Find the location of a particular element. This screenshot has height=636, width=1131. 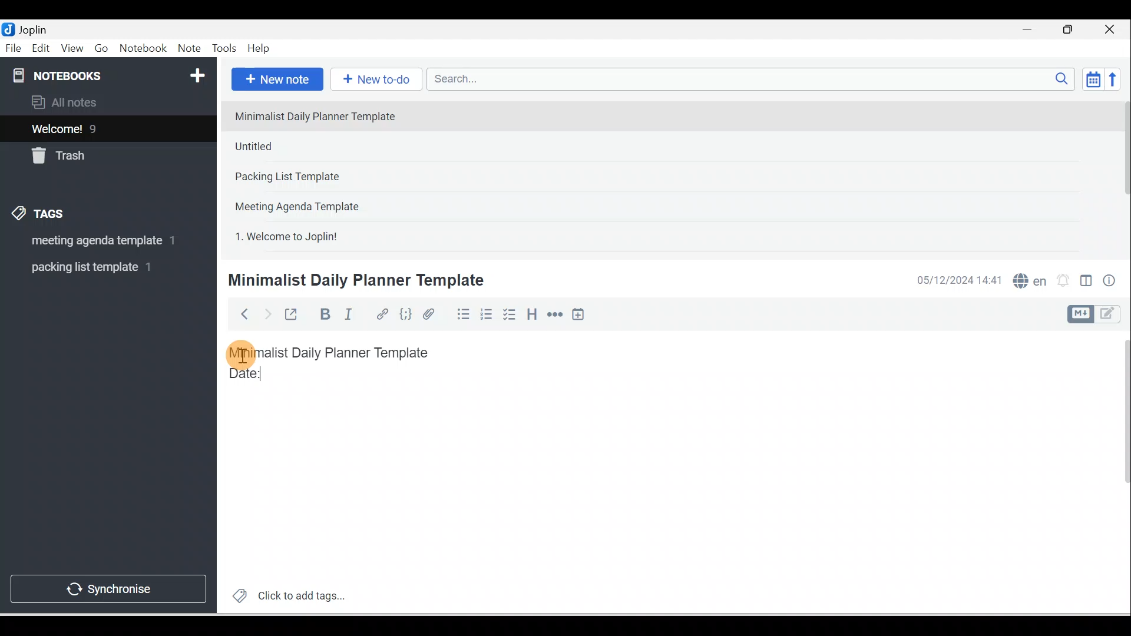

New note is located at coordinates (275, 80).